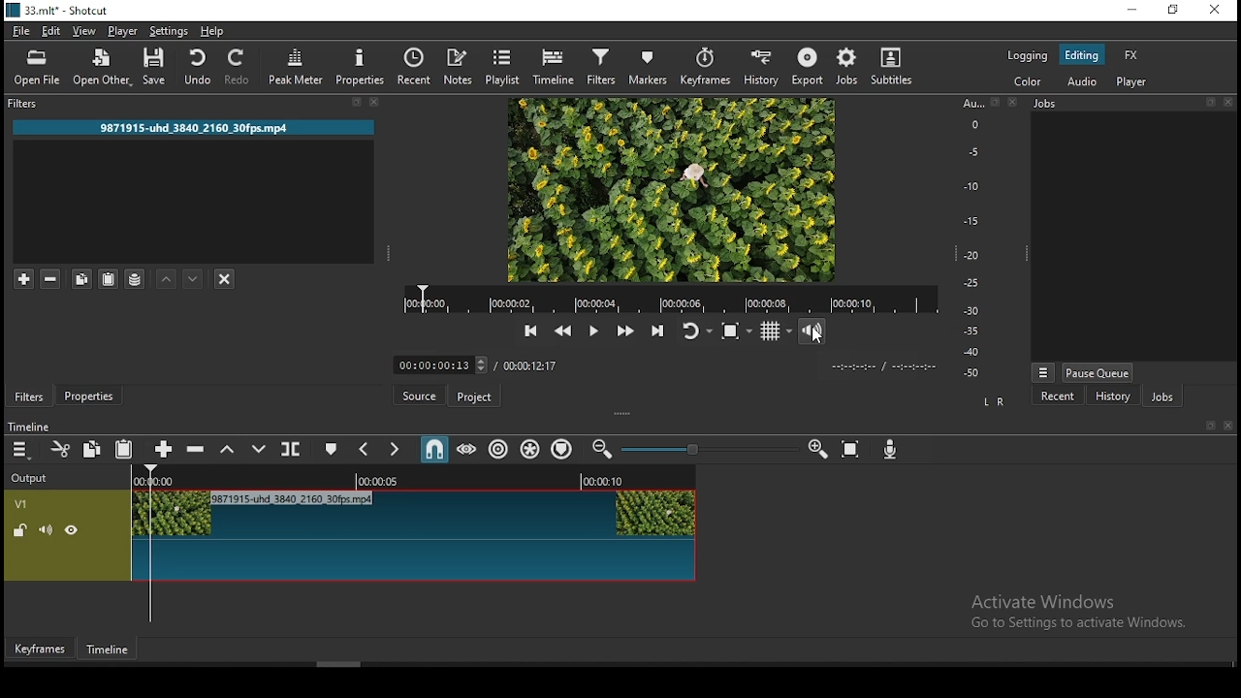 This screenshot has height=698, width=1241. I want to click on close, so click(1230, 106).